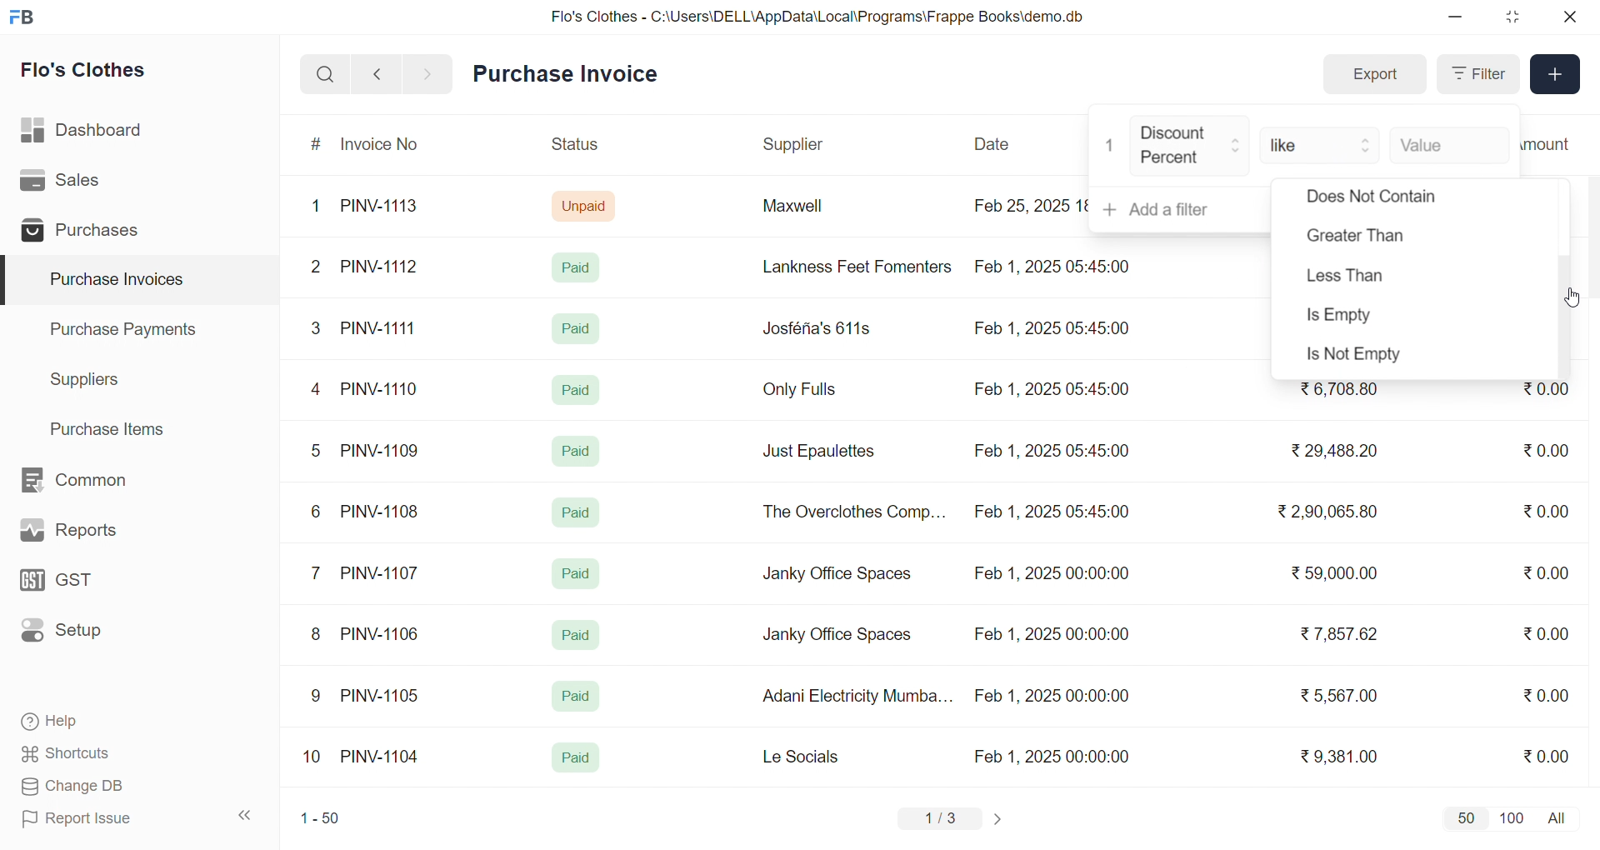 The width and height of the screenshot is (1600, 850). Describe the element at coordinates (1457, 17) in the screenshot. I see `minimize` at that location.